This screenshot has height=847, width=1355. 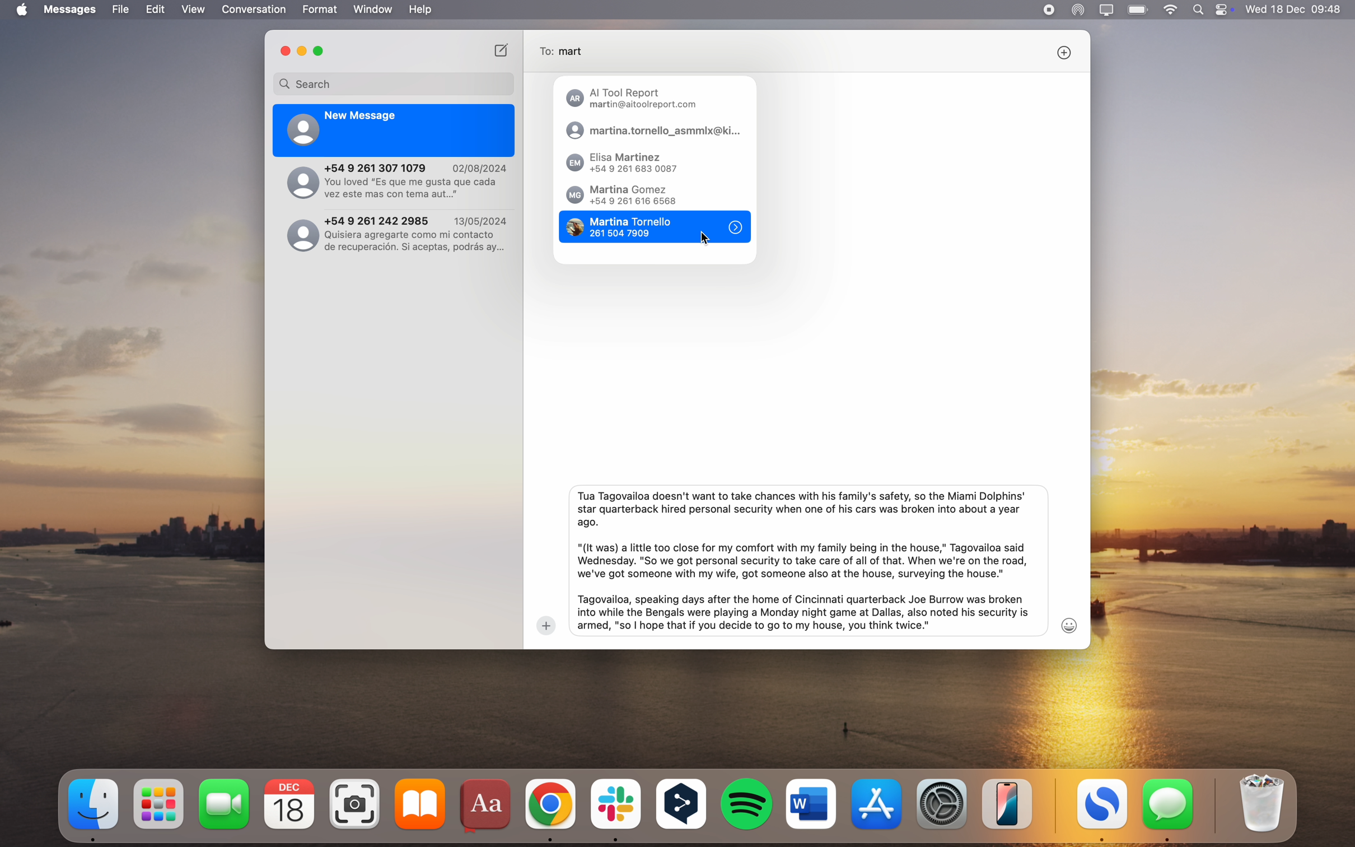 I want to click on martina gomez, so click(x=622, y=196).